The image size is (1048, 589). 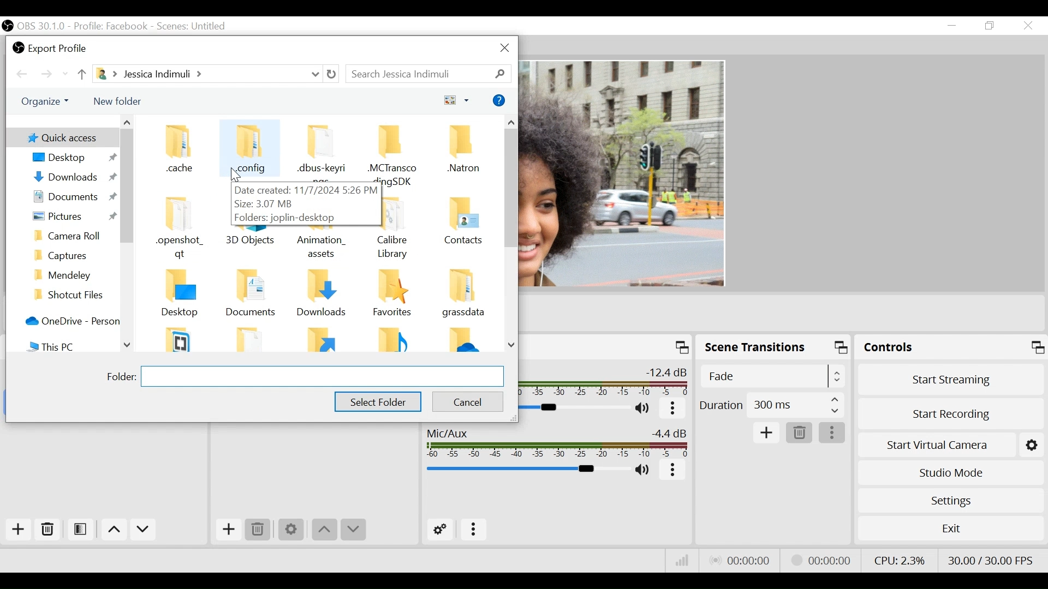 I want to click on Move Up, so click(x=324, y=531).